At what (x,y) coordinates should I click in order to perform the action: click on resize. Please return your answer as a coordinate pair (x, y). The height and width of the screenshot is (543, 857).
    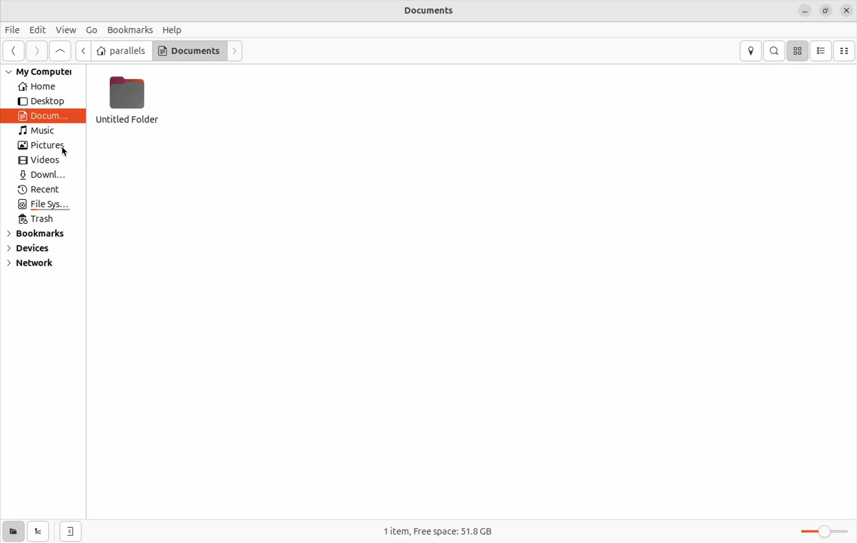
    Looking at the image, I should click on (827, 11).